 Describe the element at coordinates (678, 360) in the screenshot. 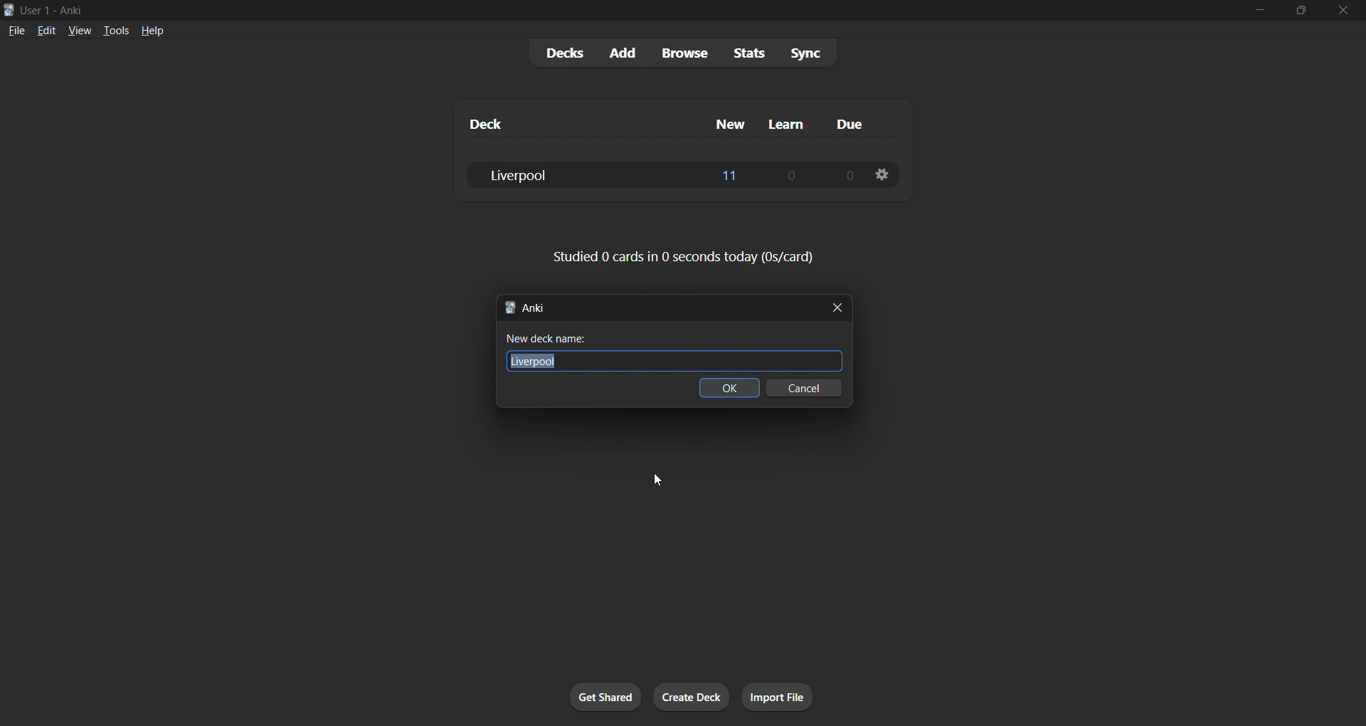

I see `Liverpool` at that location.